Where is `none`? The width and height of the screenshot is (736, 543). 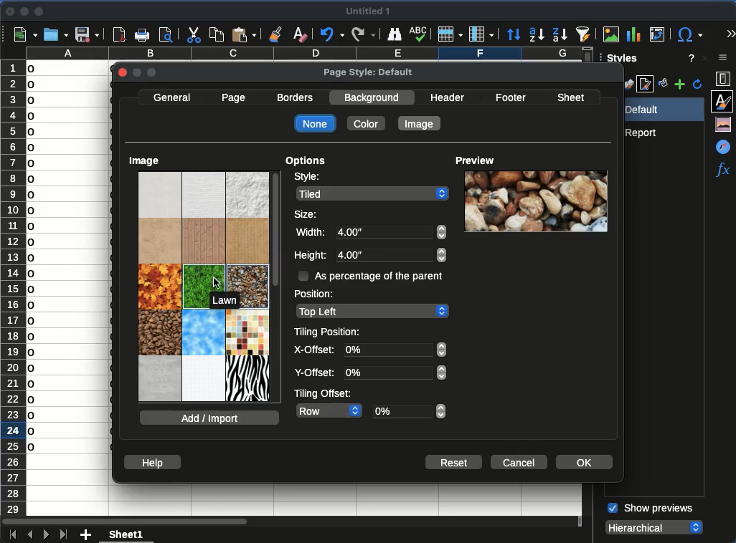
none is located at coordinates (315, 123).